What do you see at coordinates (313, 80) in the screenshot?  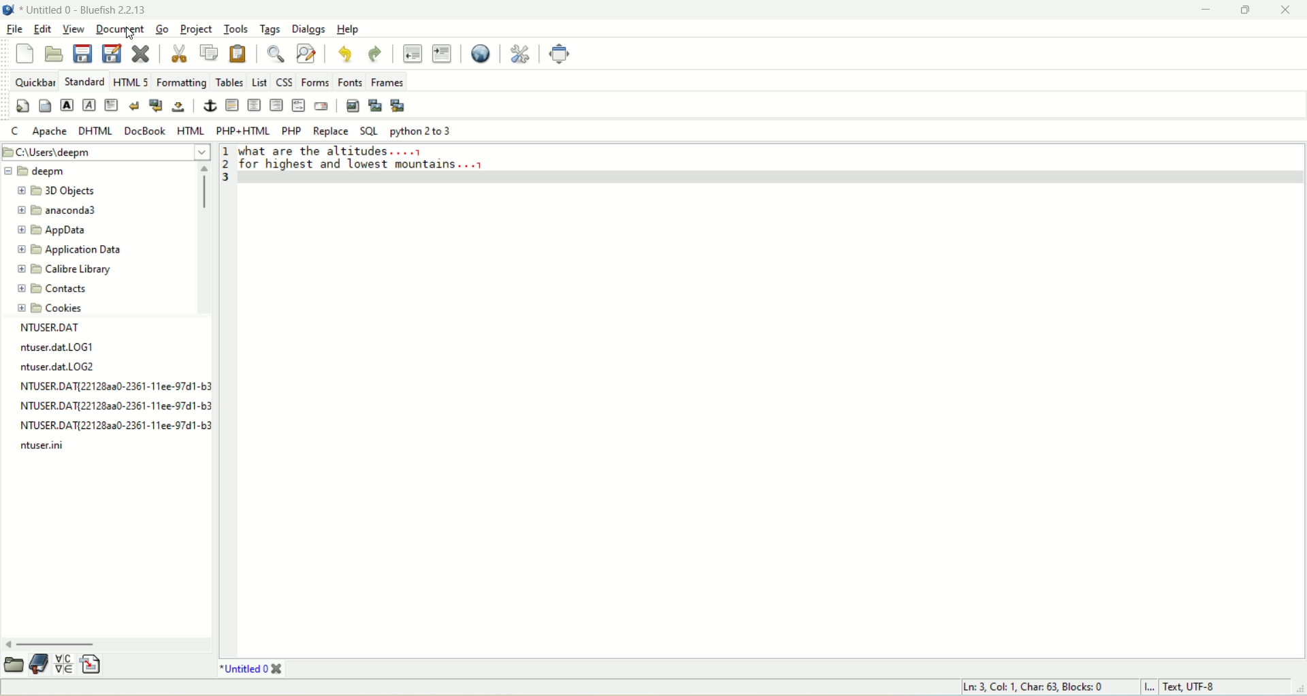 I see `forms` at bounding box center [313, 80].